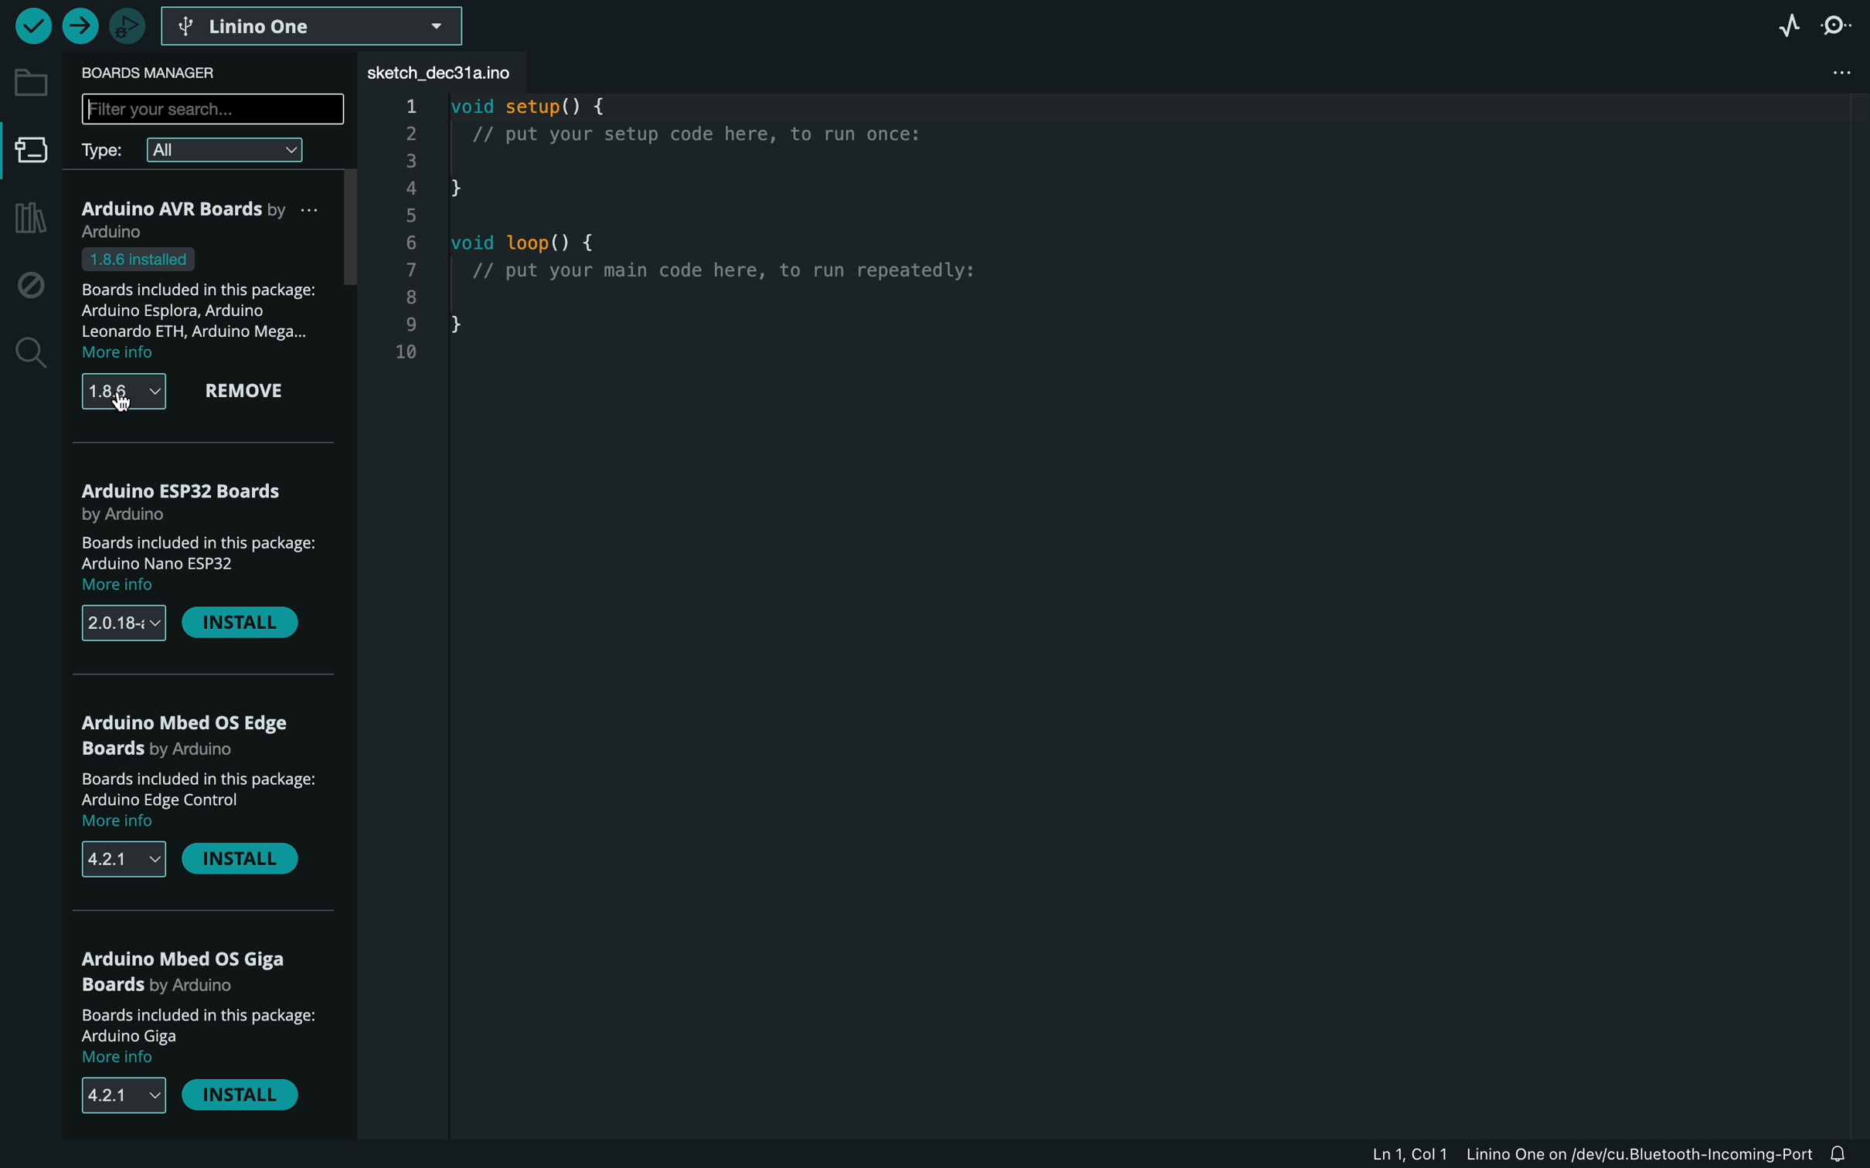 The image size is (1870, 1168). I want to click on serial plotter, so click(1780, 24).